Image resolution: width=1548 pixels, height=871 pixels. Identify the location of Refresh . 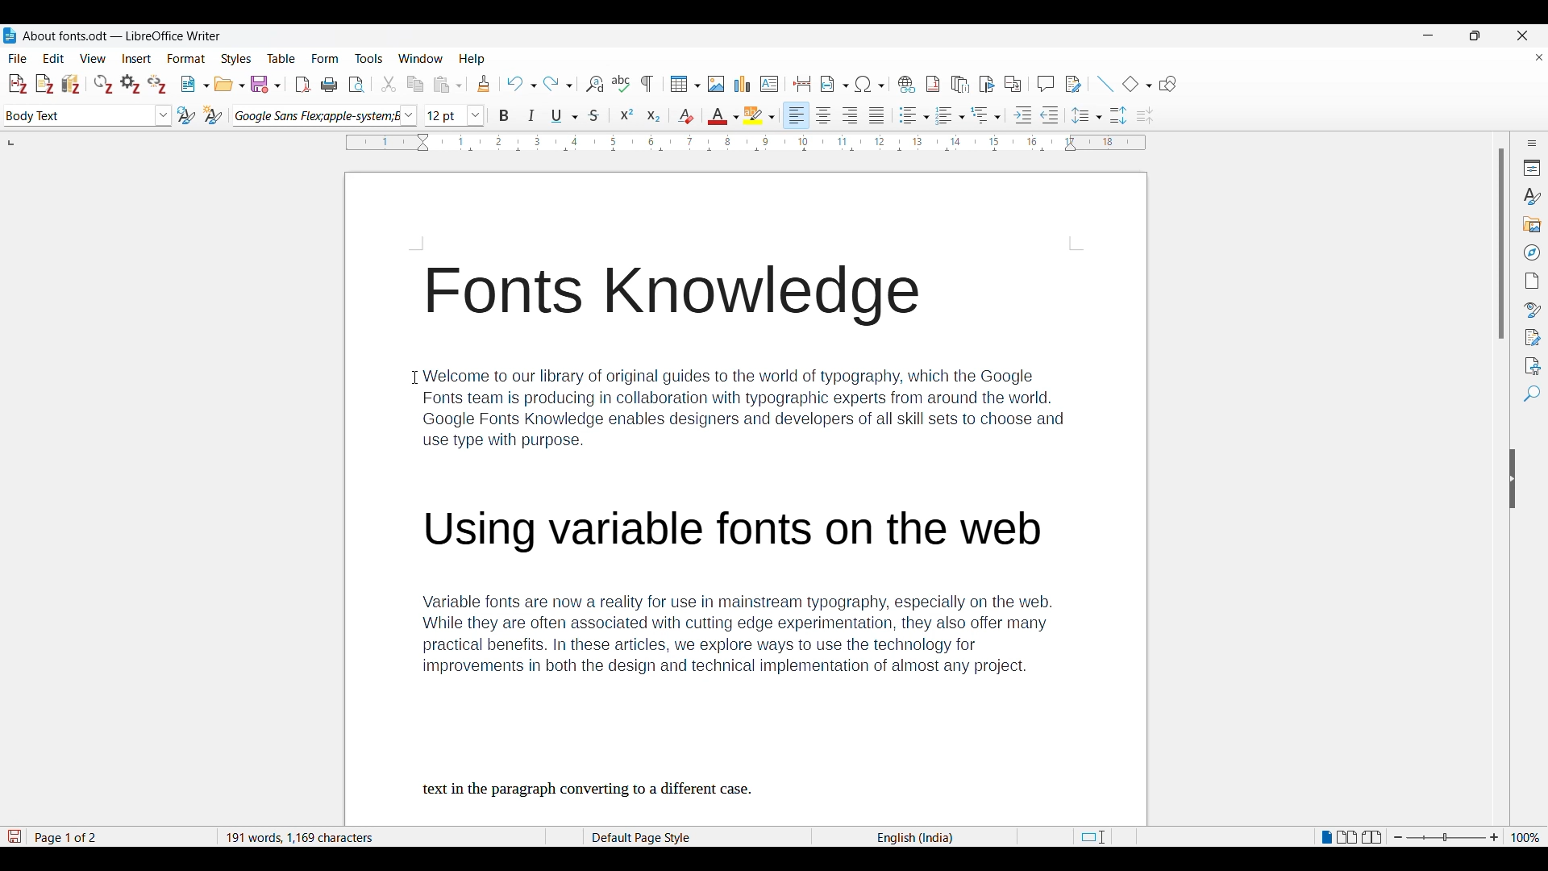
(103, 84).